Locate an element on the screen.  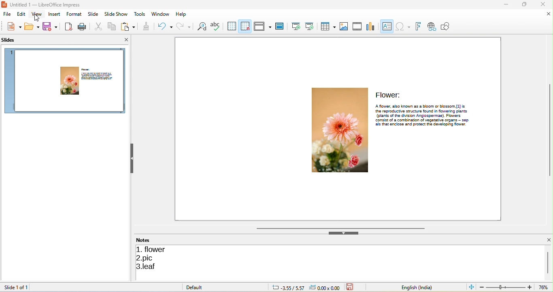
find and replace is located at coordinates (201, 26).